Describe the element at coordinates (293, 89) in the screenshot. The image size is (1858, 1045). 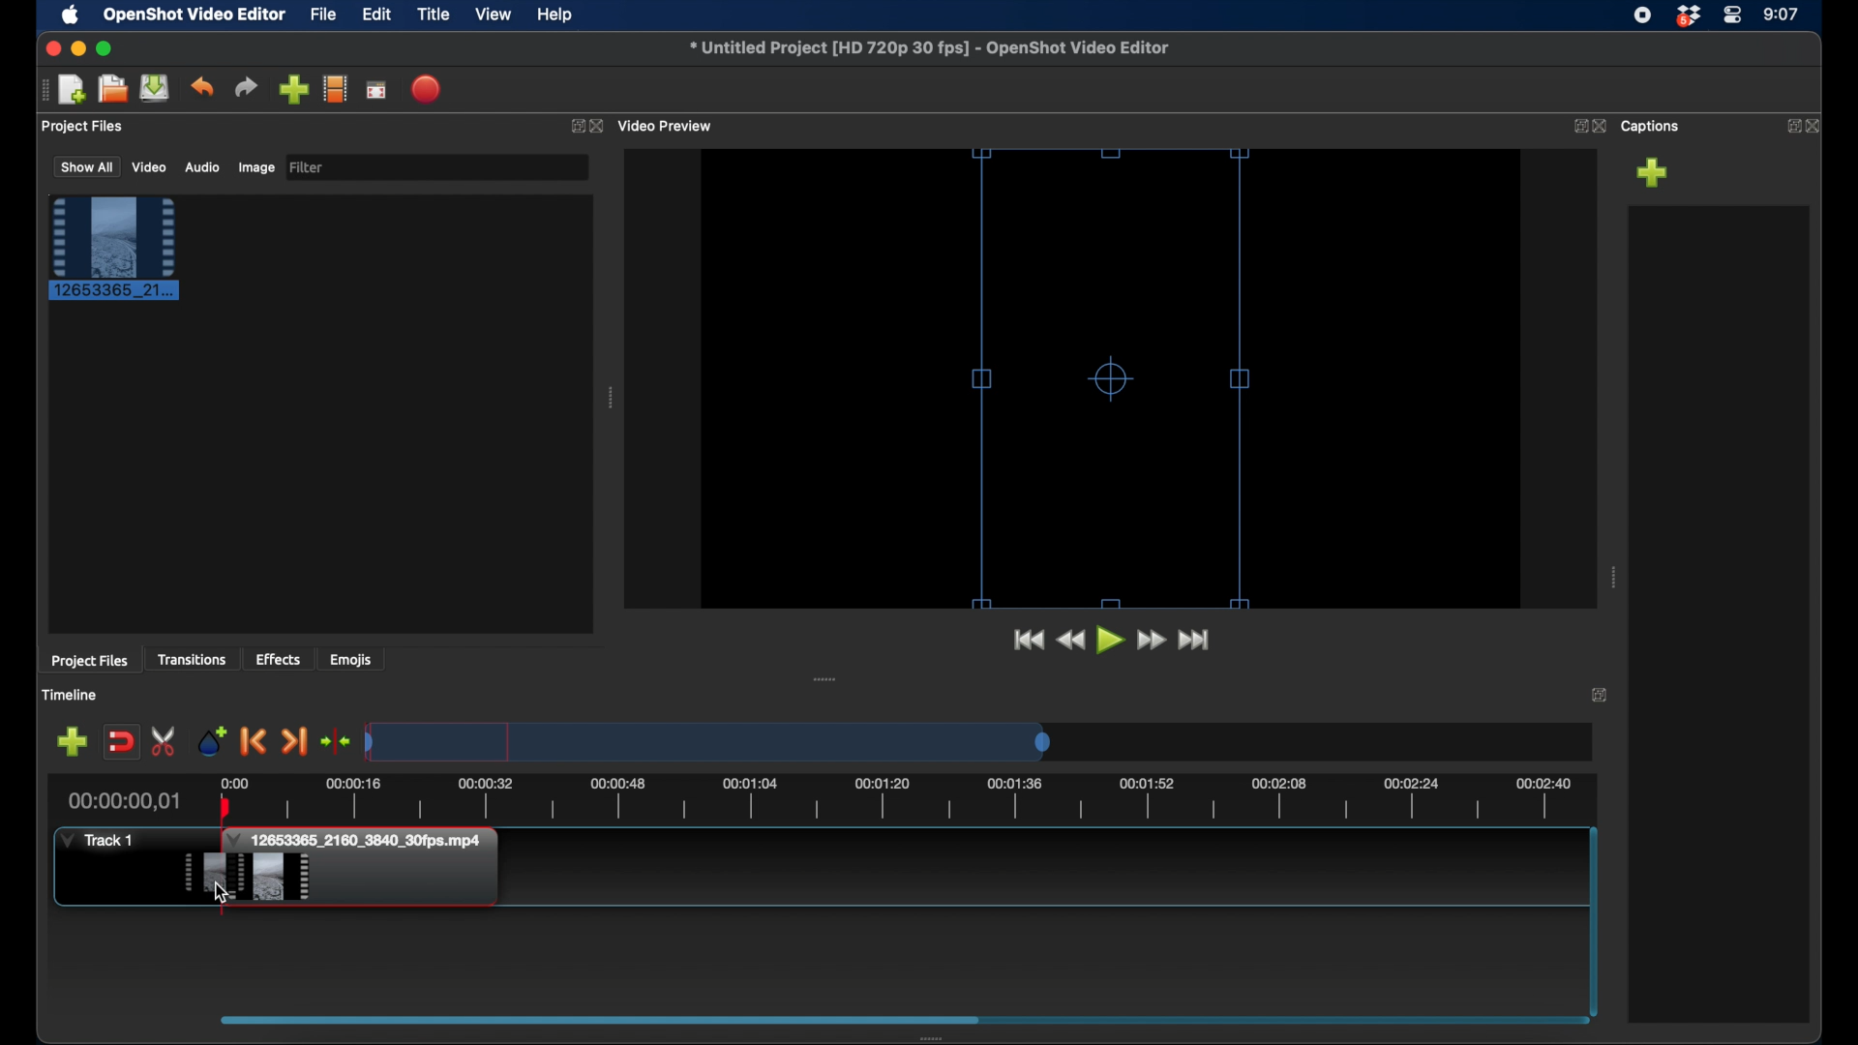
I see `import files` at that location.